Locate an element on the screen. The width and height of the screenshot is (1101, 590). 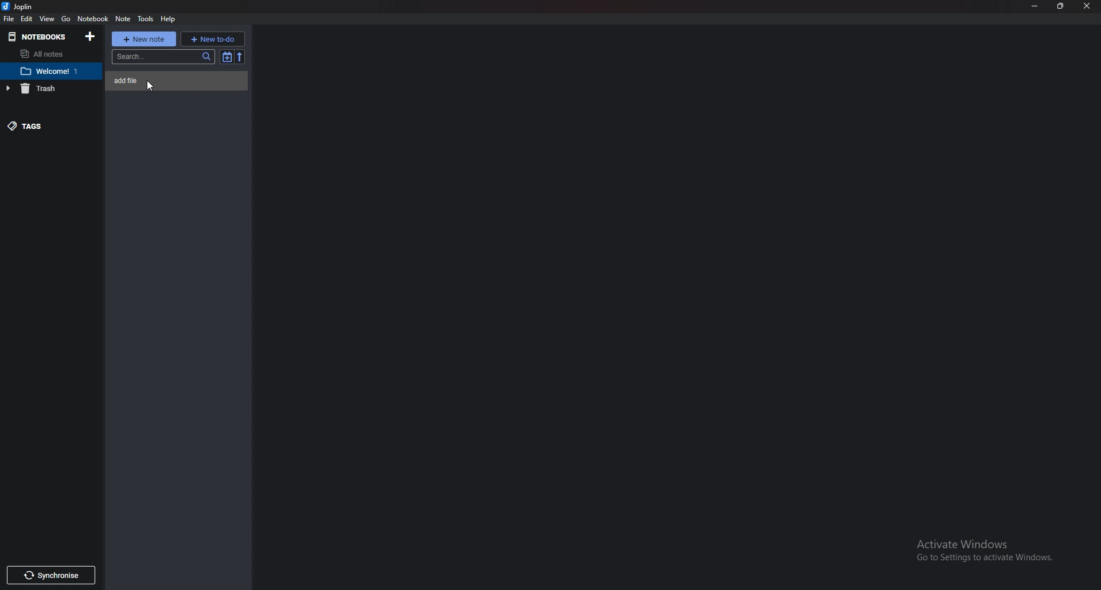
Resize is located at coordinates (1059, 6).